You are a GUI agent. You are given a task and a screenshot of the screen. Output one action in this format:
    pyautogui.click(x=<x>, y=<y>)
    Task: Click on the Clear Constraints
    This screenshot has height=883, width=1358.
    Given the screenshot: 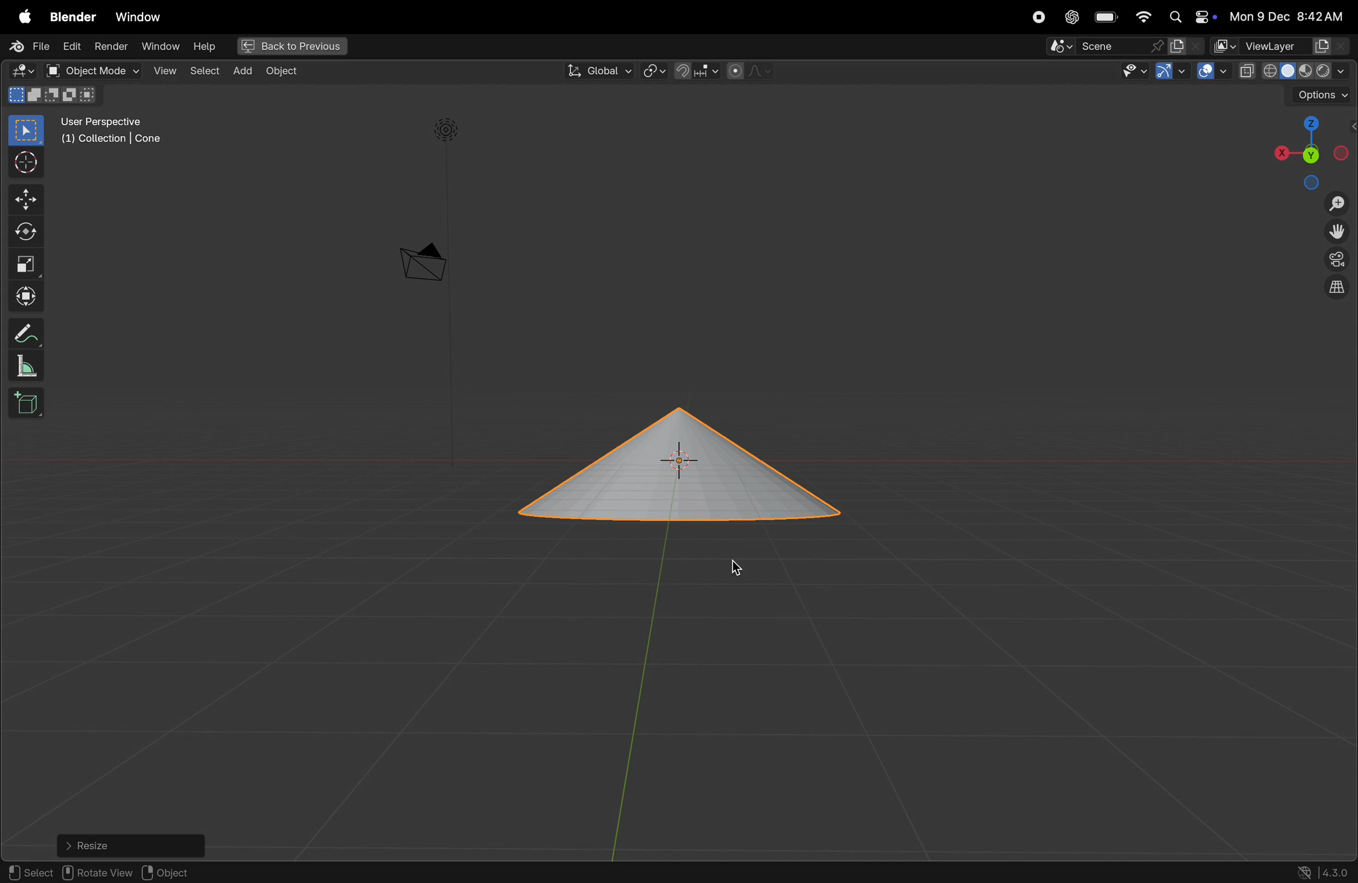 What is the action you would take?
    pyautogui.click(x=370, y=872)
    